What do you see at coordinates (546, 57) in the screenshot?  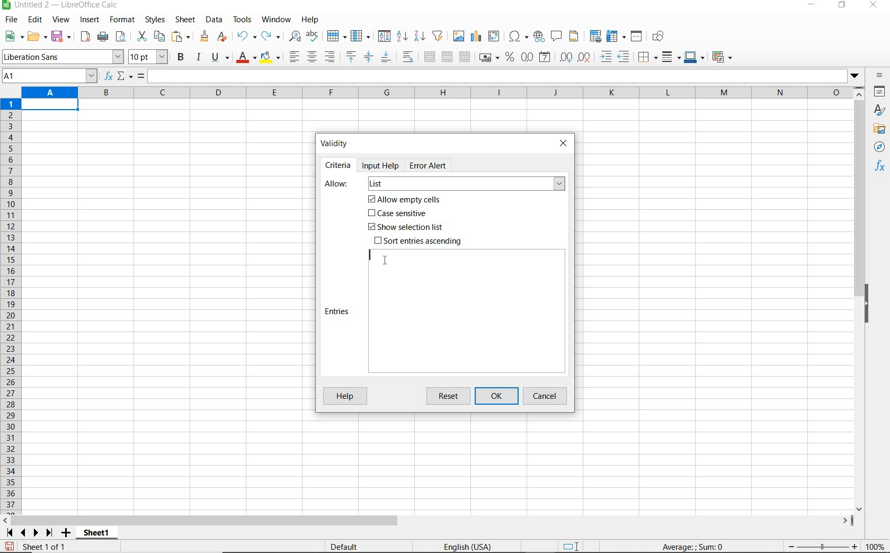 I see `format as date` at bounding box center [546, 57].